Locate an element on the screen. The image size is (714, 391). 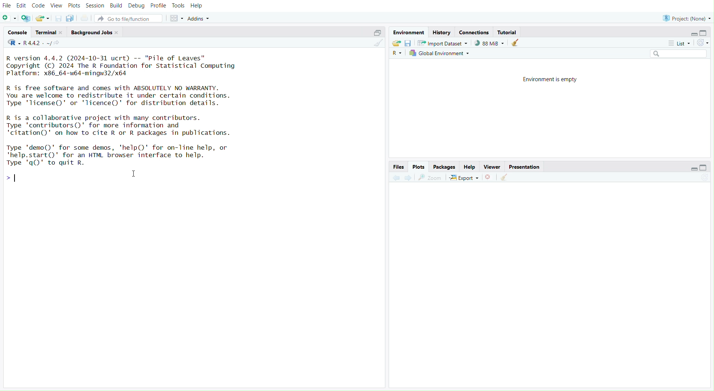
Background Jobs is located at coordinates (93, 32).